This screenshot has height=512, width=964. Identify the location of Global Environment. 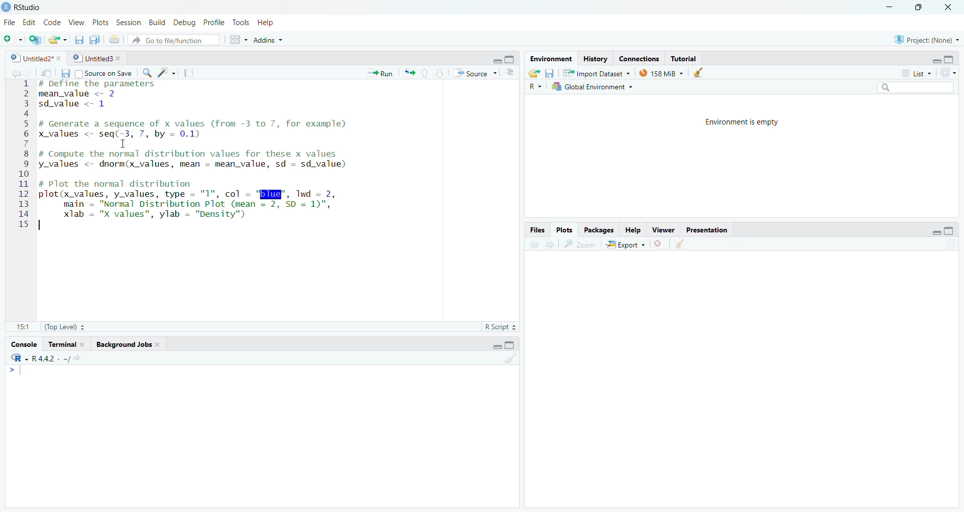
(592, 86).